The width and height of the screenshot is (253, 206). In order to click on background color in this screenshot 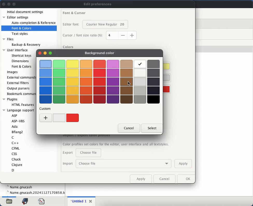, I will do `click(100, 54)`.